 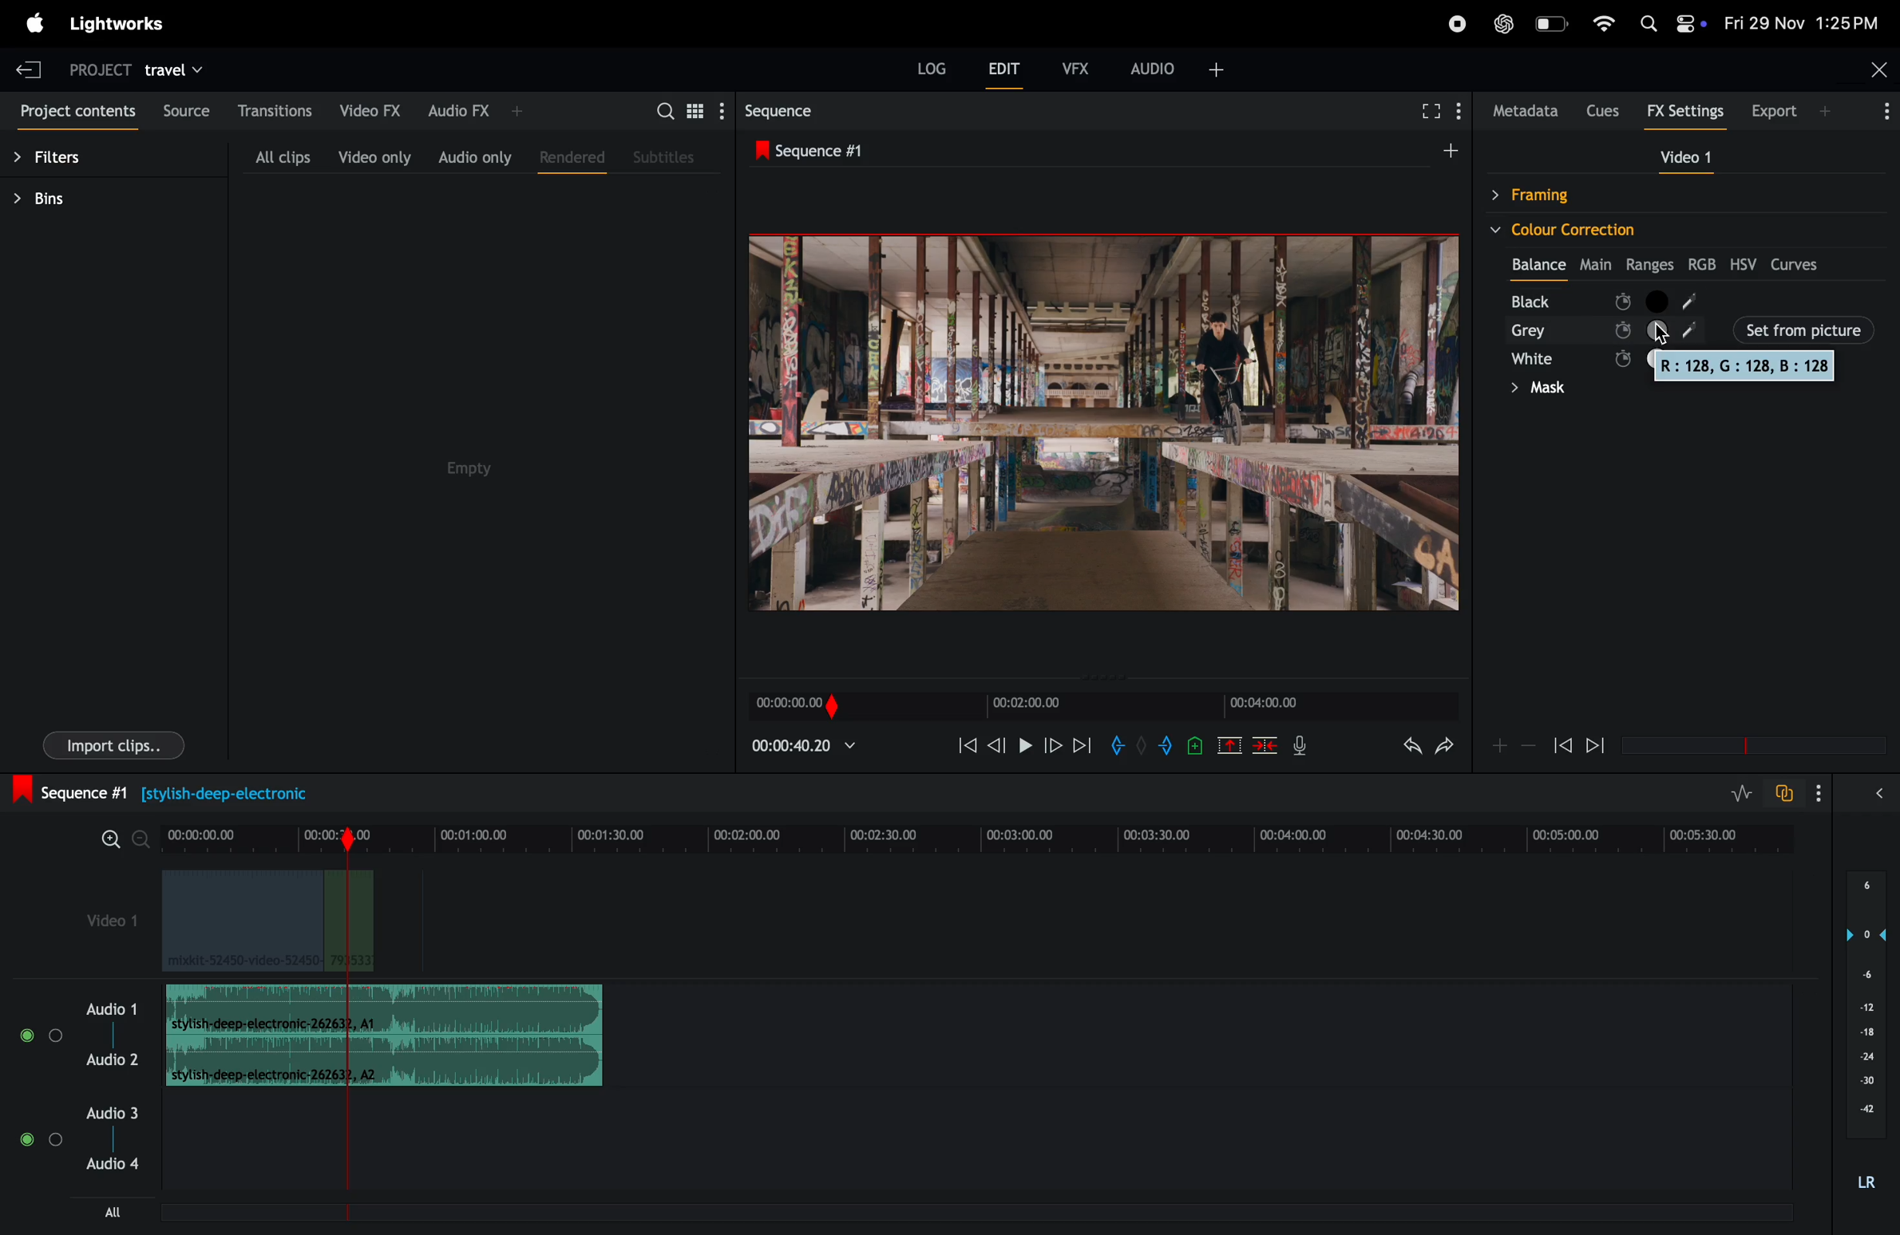 What do you see at coordinates (1661, 337) in the screenshot?
I see `Mouse Cursor` at bounding box center [1661, 337].